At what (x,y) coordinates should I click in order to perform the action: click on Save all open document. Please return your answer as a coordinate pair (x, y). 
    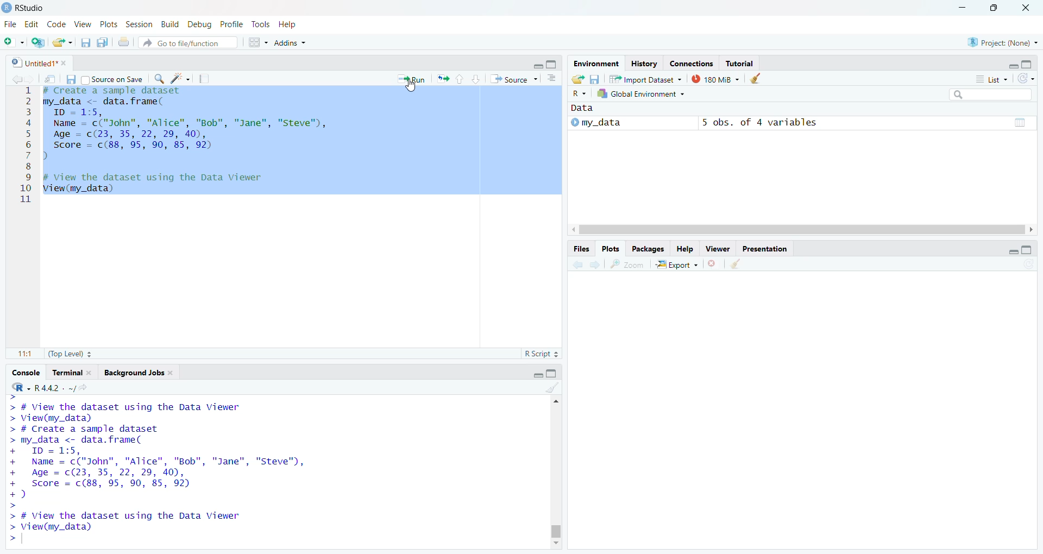
    Looking at the image, I should click on (104, 44).